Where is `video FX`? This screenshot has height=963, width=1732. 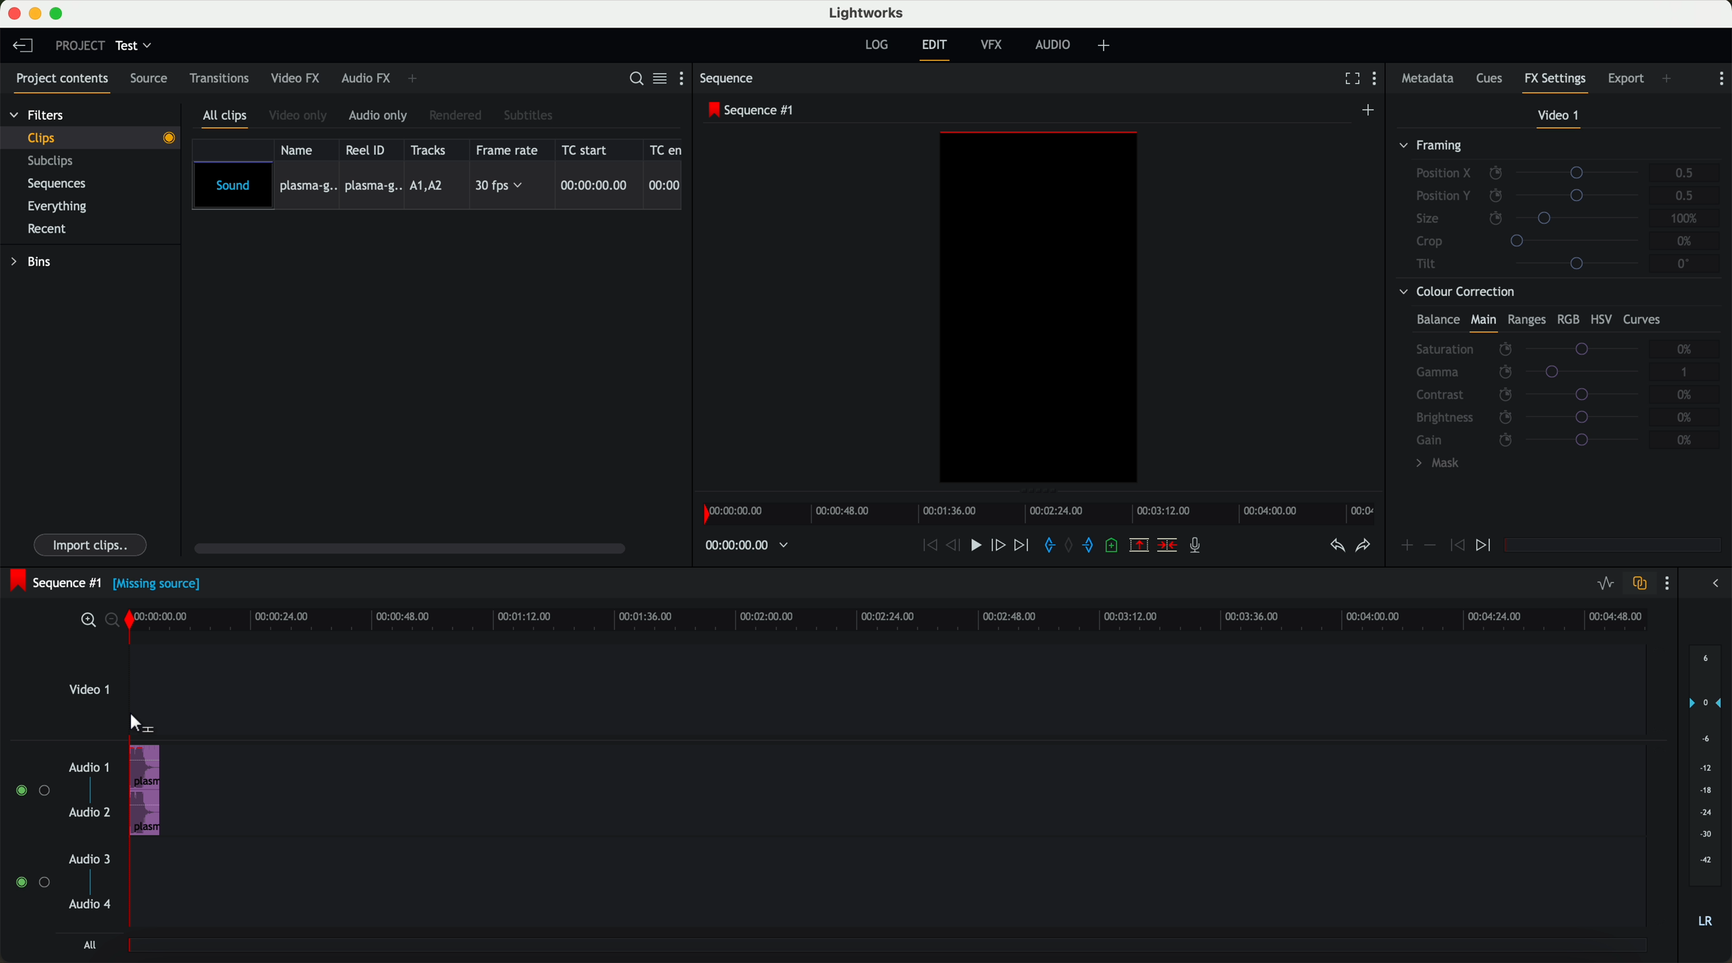 video FX is located at coordinates (294, 79).